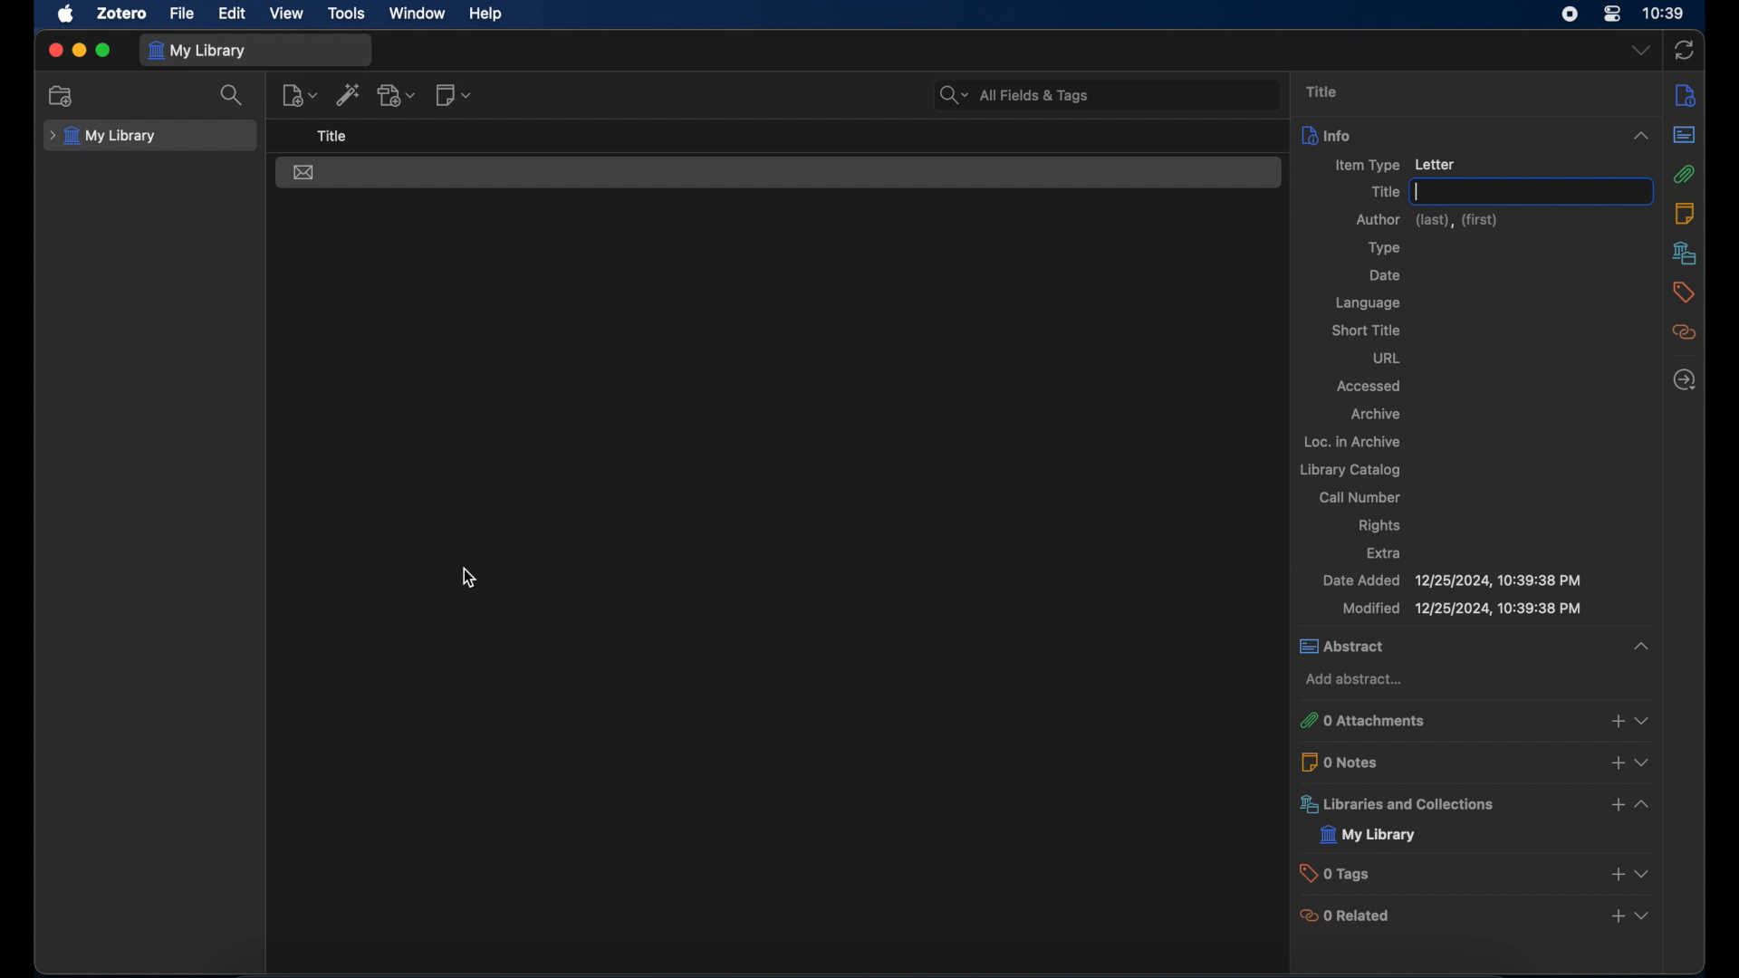 The image size is (1739, 978). Describe the element at coordinates (288, 14) in the screenshot. I see `view` at that location.